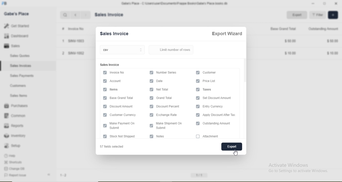  What do you see at coordinates (15, 46) in the screenshot?
I see `Sales` at bounding box center [15, 46].